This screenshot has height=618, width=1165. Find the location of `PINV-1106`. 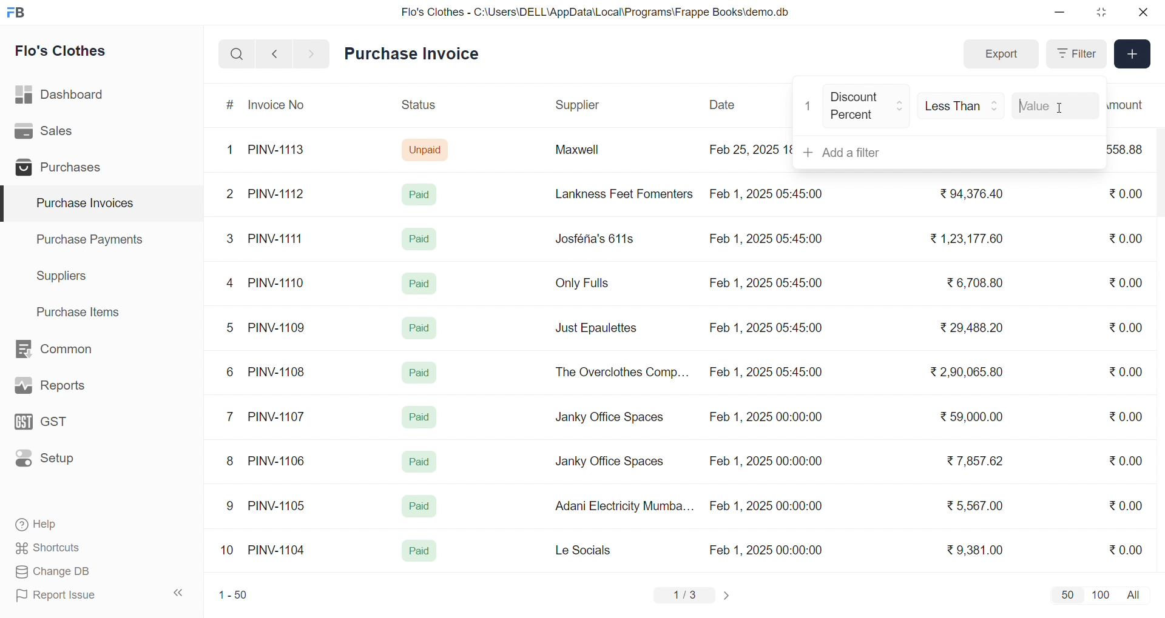

PINV-1106 is located at coordinates (281, 461).